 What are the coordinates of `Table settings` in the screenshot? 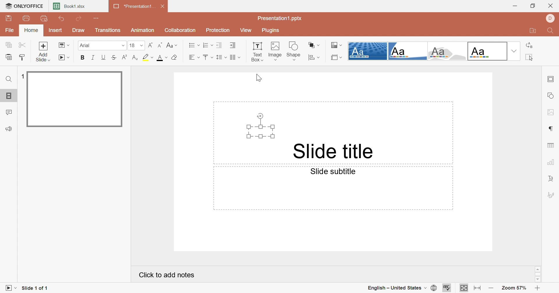 It's located at (551, 146).